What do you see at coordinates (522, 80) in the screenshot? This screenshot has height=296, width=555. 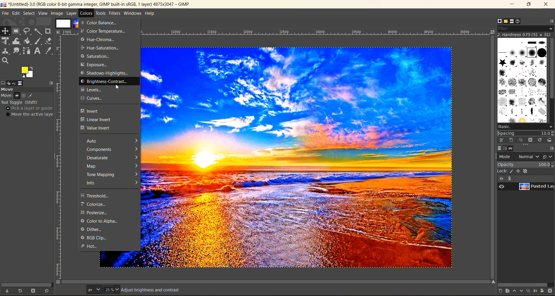 I see `brushes` at bounding box center [522, 80].